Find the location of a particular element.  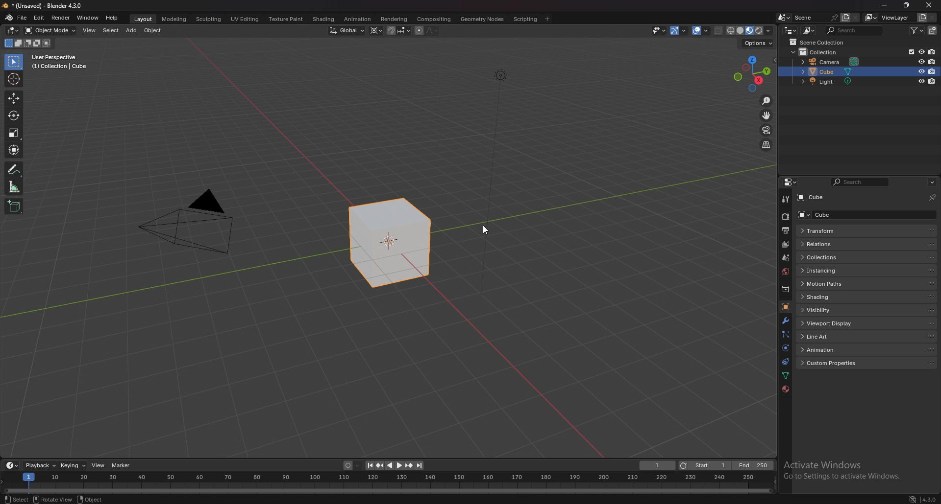

keying is located at coordinates (72, 466).